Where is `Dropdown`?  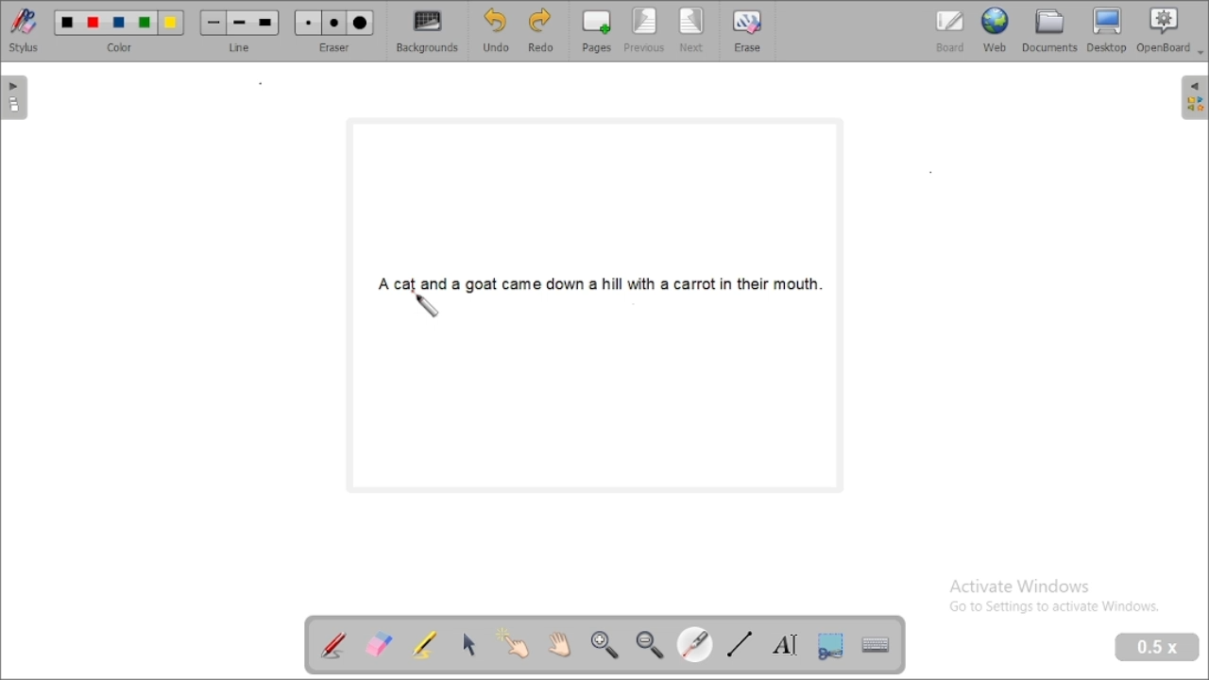
Dropdown is located at coordinates (1201, 53).